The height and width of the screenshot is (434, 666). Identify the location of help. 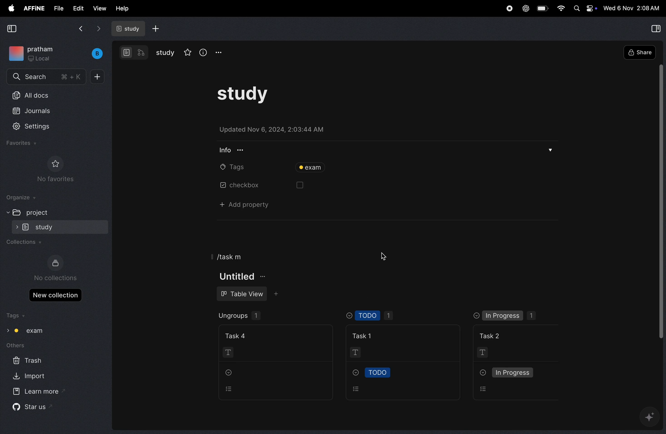
(123, 9).